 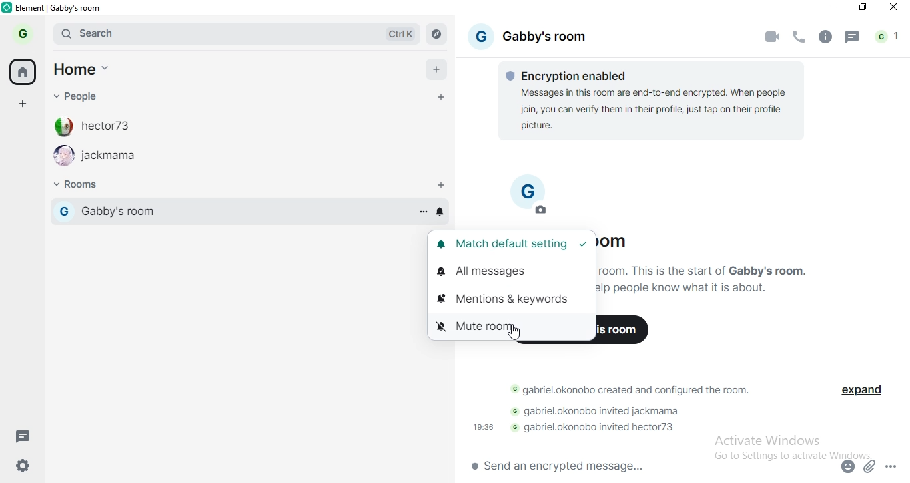 What do you see at coordinates (442, 186) in the screenshot?
I see `add rooms` at bounding box center [442, 186].